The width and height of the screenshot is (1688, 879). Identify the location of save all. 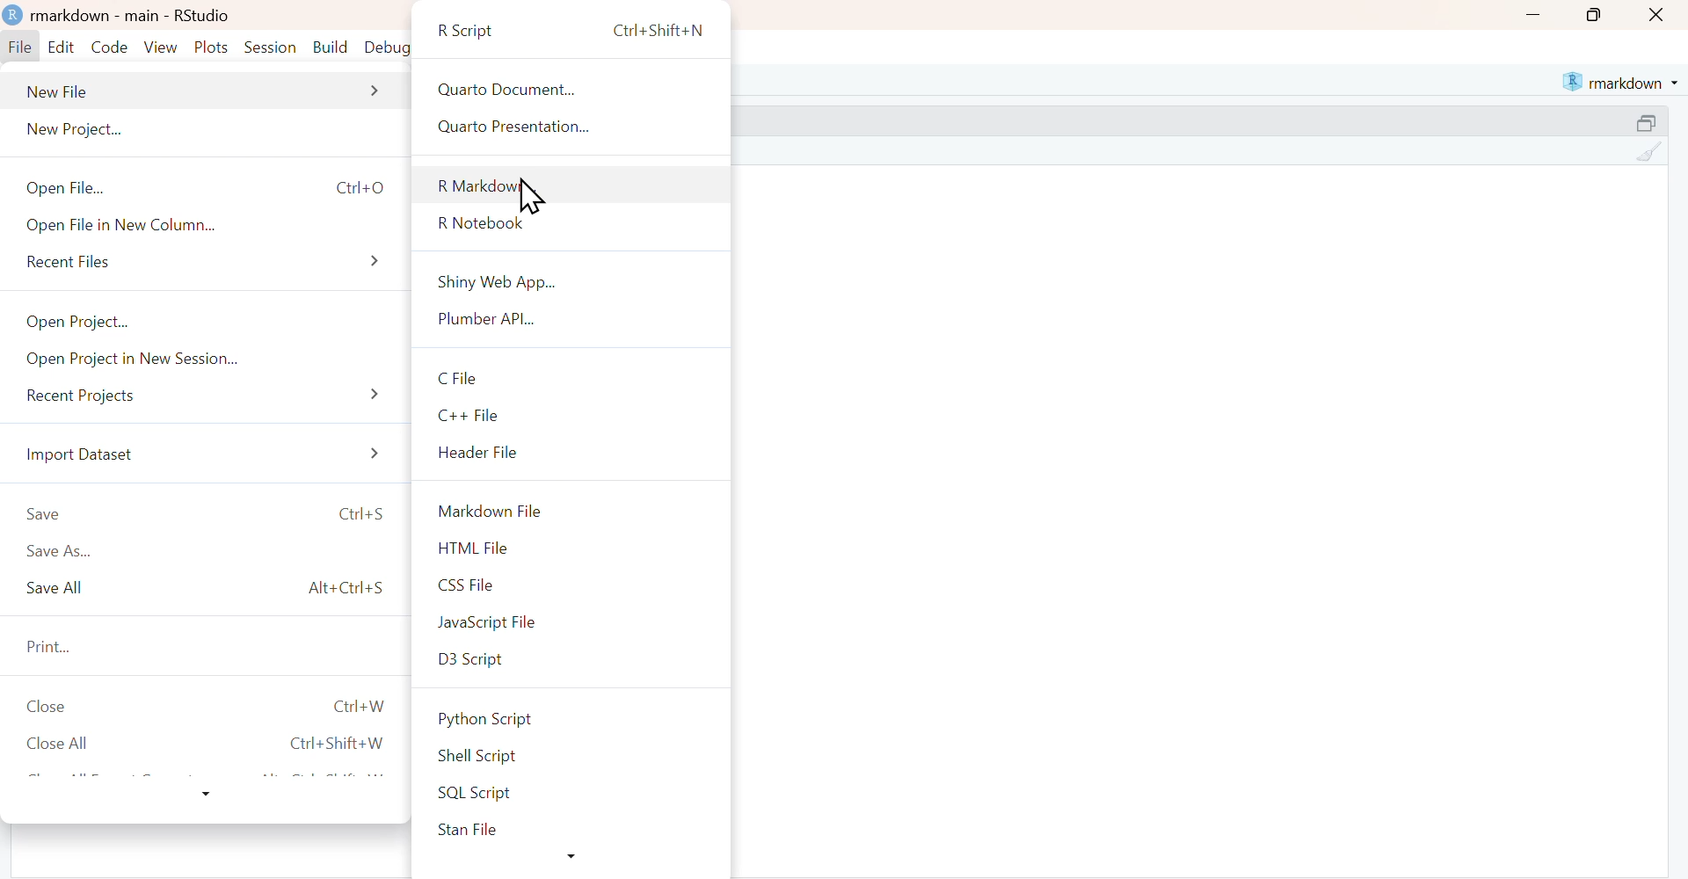
(212, 591).